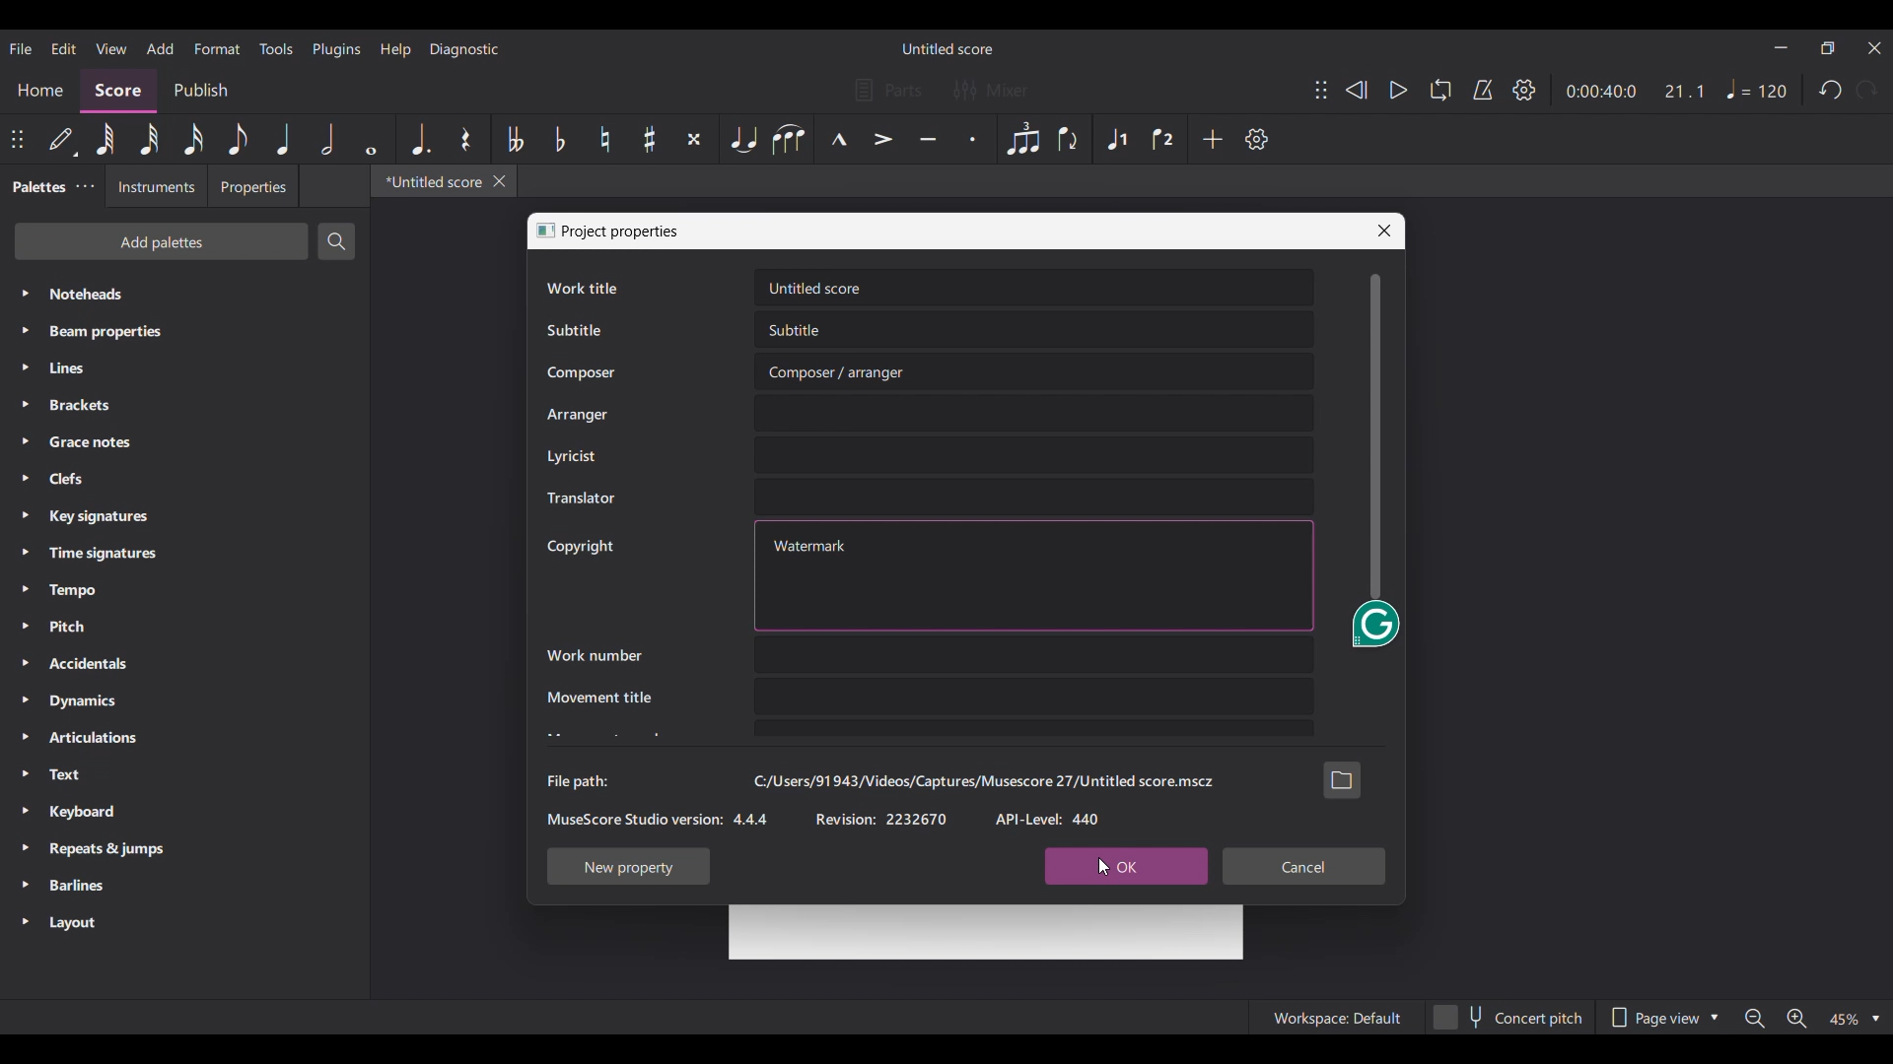 Image resolution: width=1893 pixels, height=1064 pixels. Describe the element at coordinates (1212, 139) in the screenshot. I see `Add` at that location.